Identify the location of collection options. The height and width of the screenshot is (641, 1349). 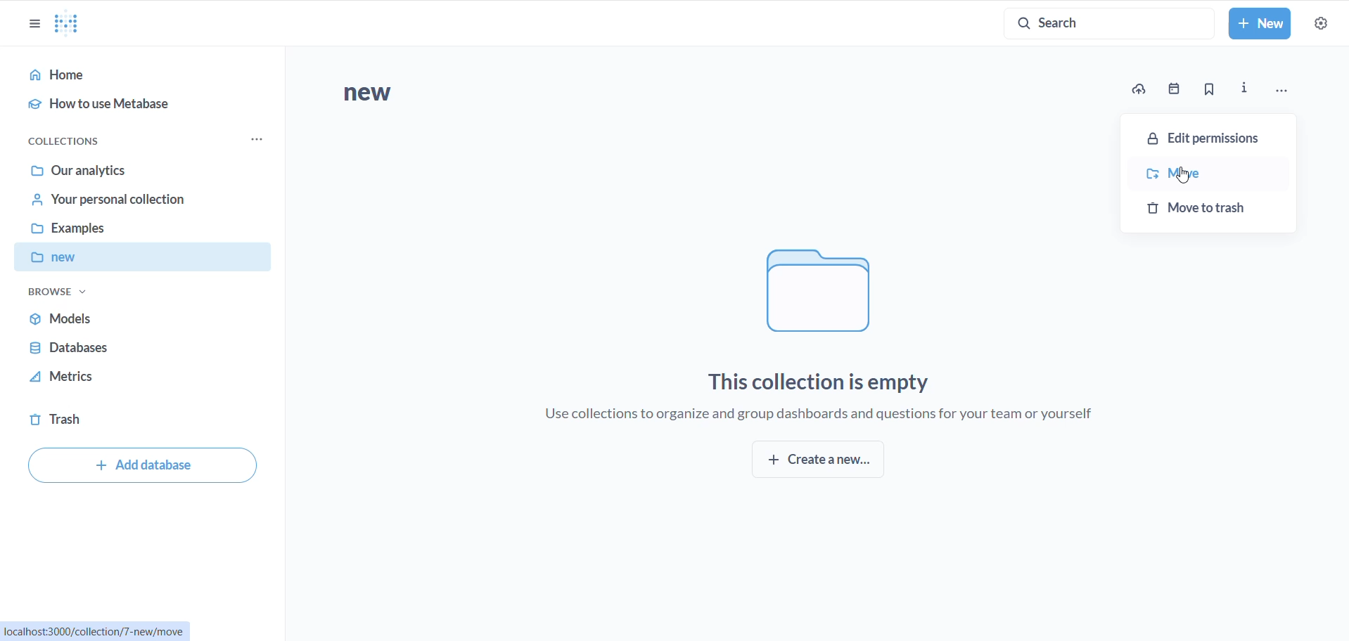
(257, 141).